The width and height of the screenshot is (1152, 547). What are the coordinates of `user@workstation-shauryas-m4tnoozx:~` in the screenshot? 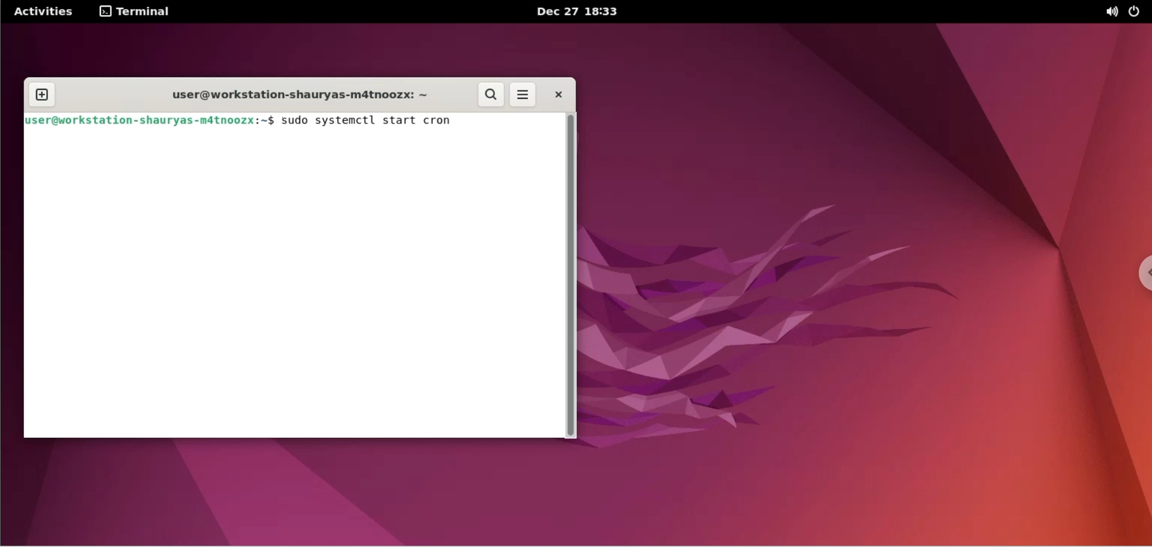 It's located at (293, 95).